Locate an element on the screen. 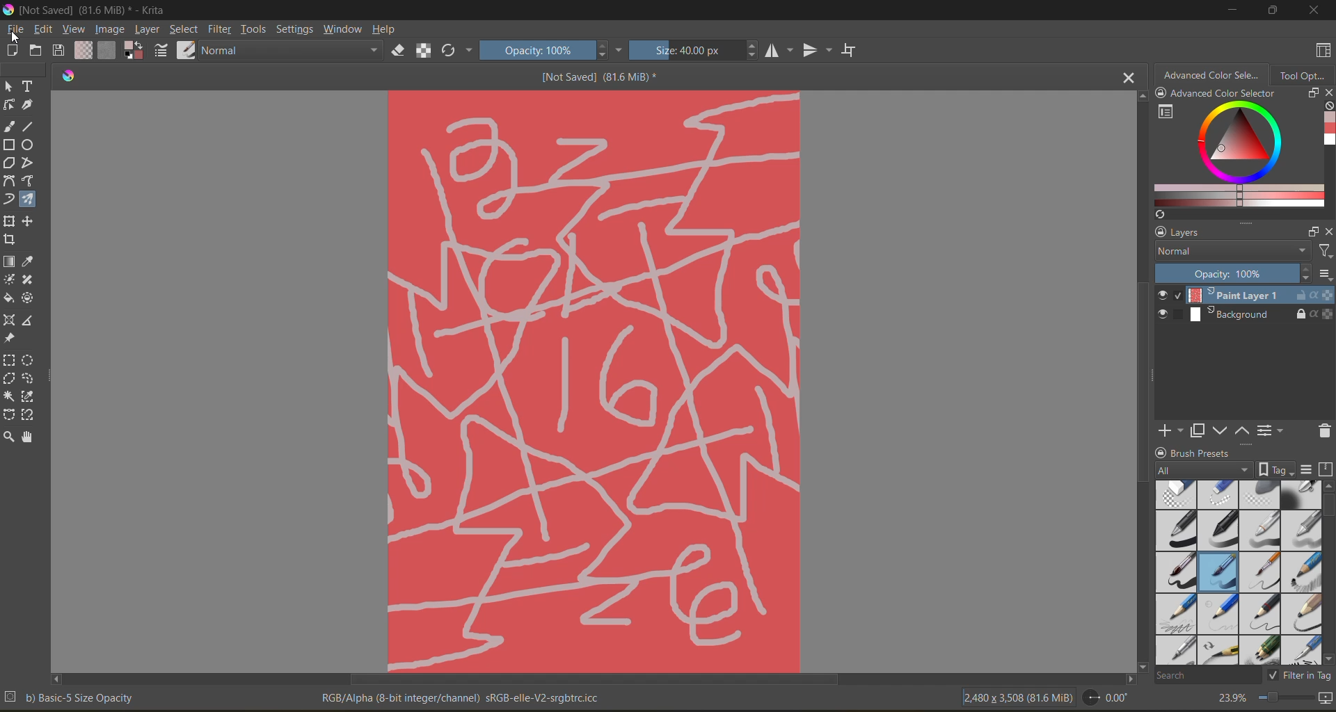 The image size is (1336, 712). tool is located at coordinates (10, 86).